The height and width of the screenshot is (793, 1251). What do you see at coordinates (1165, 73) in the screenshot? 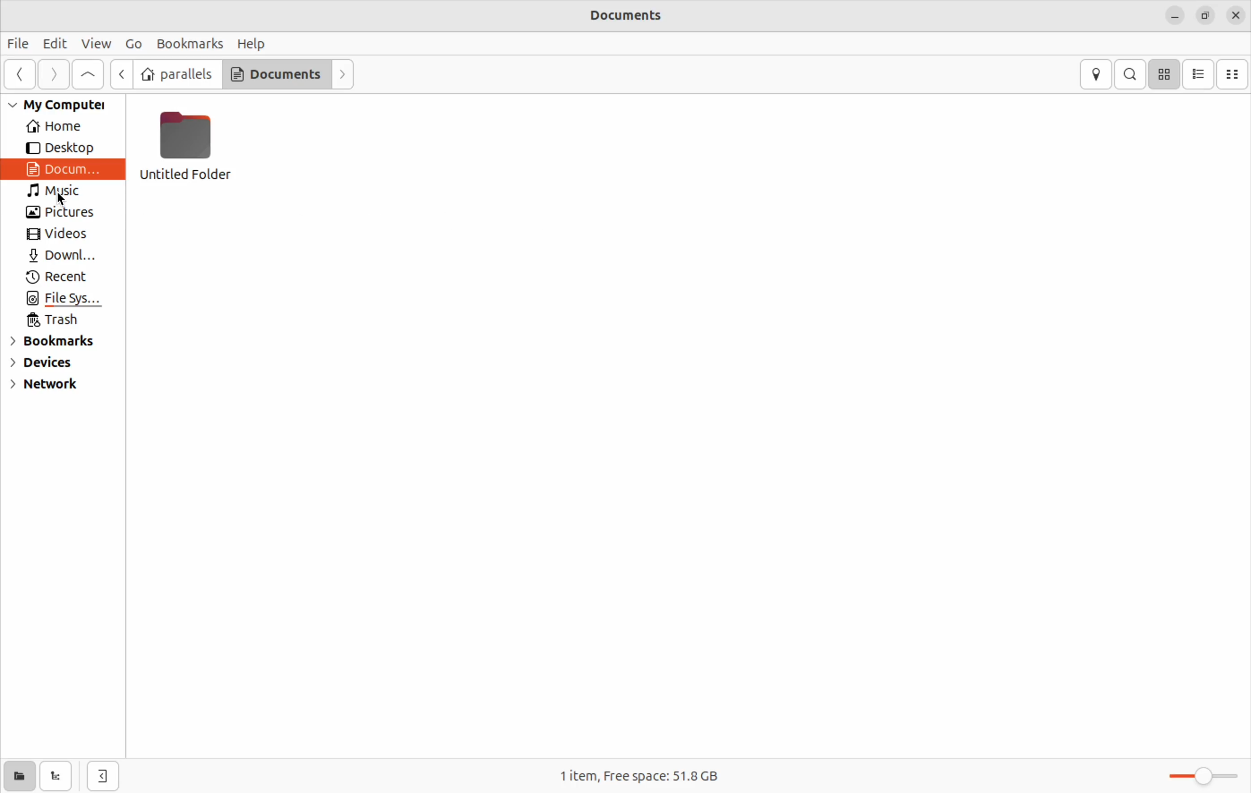
I see `icon view` at bounding box center [1165, 73].